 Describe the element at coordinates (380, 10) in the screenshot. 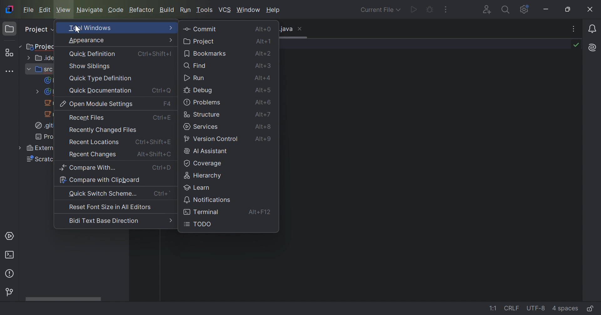

I see `Current File` at that location.